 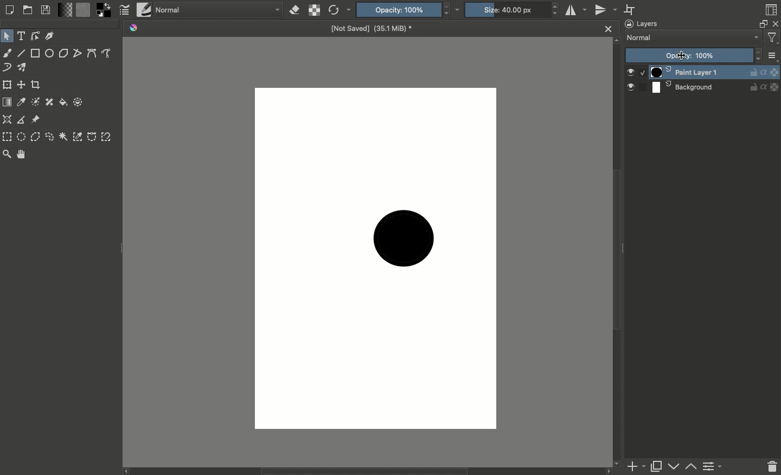 What do you see at coordinates (691, 466) in the screenshot?
I see `Raise layer` at bounding box center [691, 466].